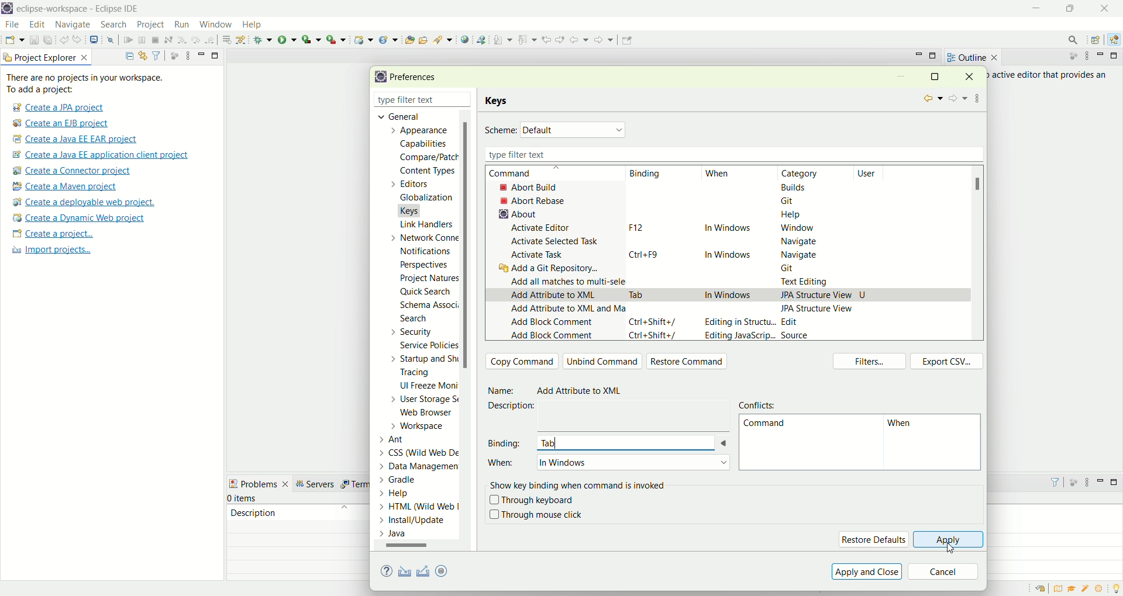 The image size is (1123, 596). I want to click on UI freeze monitoring, so click(428, 387).